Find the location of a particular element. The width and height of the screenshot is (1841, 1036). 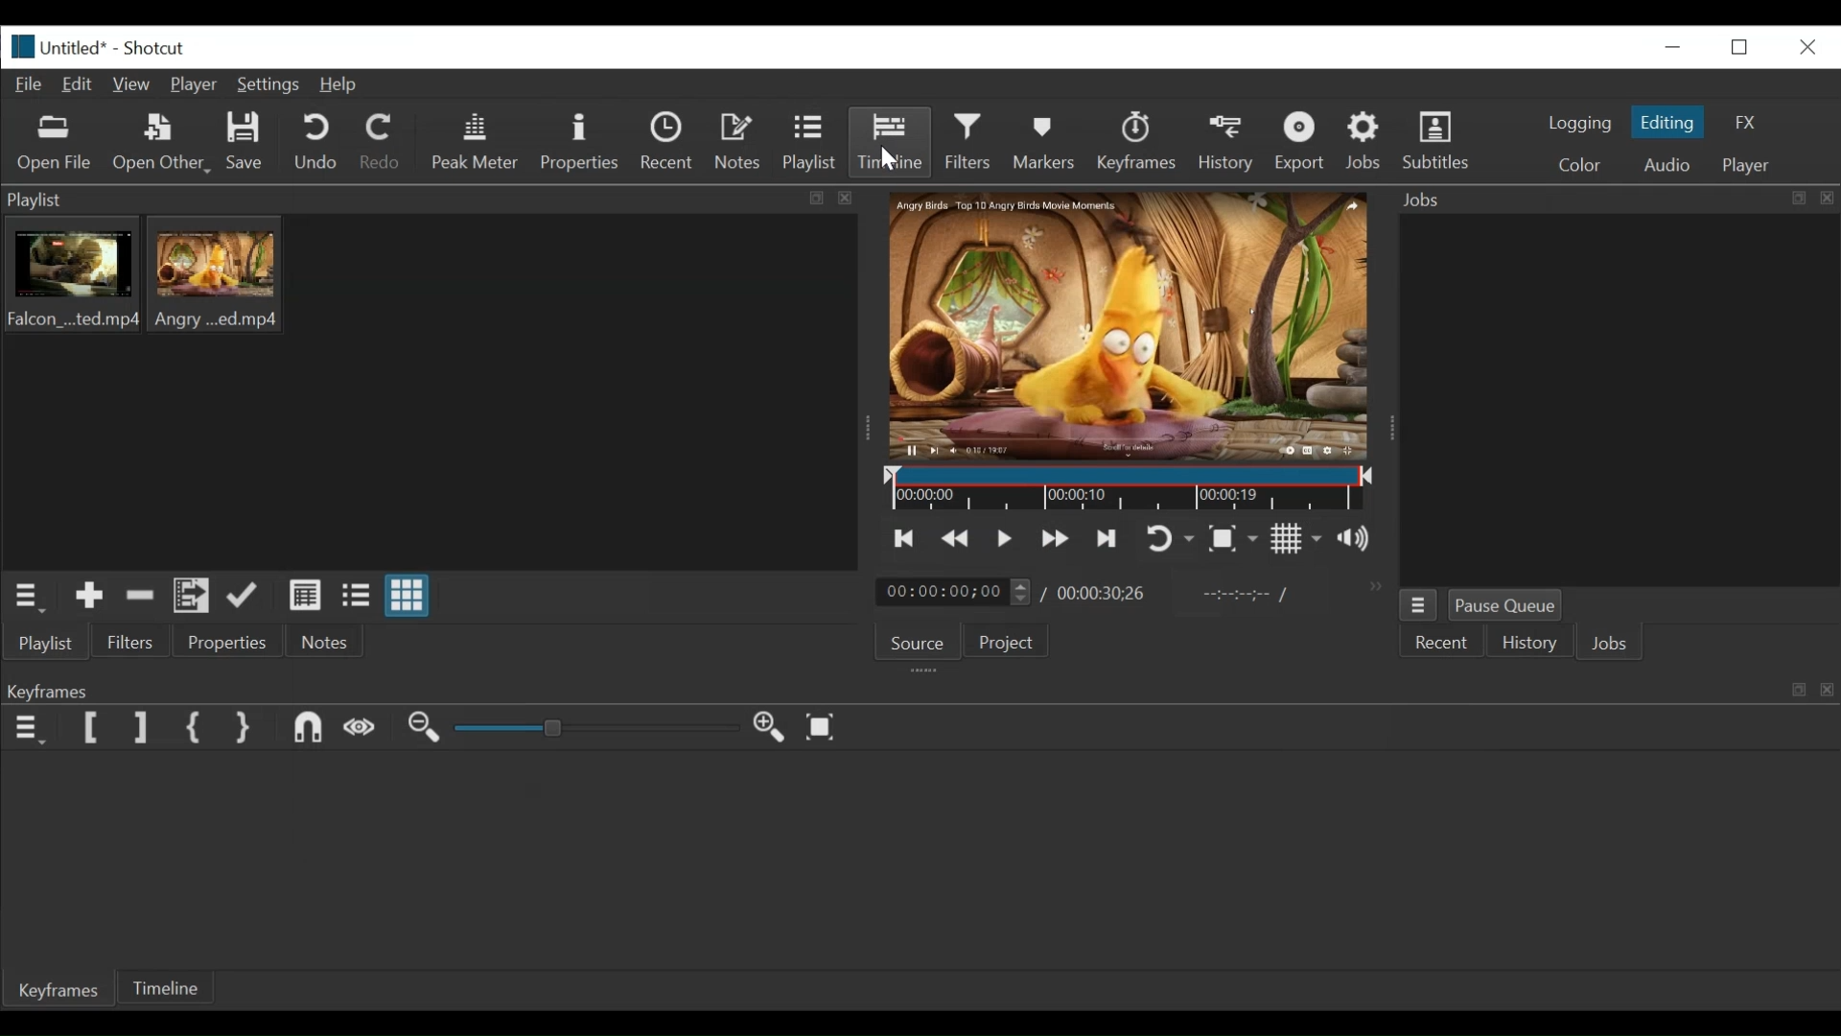

slider is located at coordinates (594, 730).